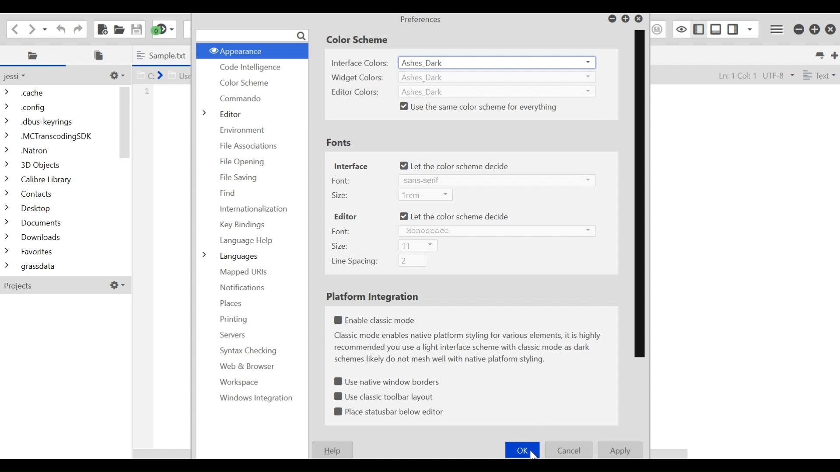  Describe the element at coordinates (59, 180) in the screenshot. I see `Folders` at that location.